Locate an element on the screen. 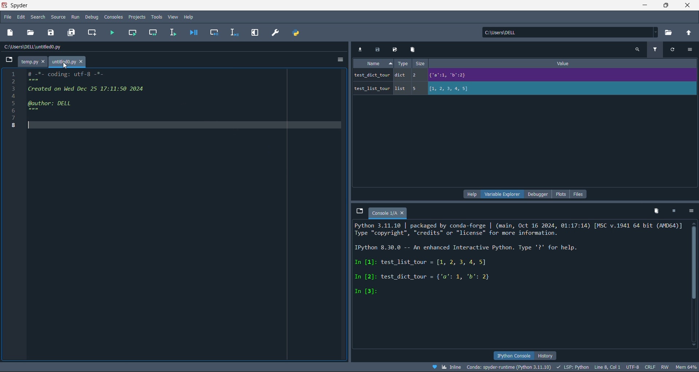  browse tabs is located at coordinates (8, 61).